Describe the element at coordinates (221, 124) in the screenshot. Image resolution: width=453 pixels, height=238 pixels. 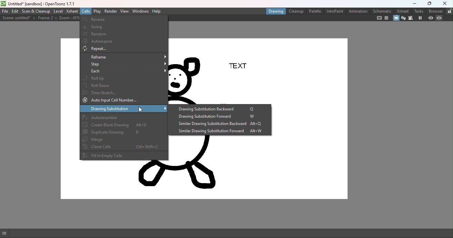
I see `Similar drawing substitution backward` at that location.